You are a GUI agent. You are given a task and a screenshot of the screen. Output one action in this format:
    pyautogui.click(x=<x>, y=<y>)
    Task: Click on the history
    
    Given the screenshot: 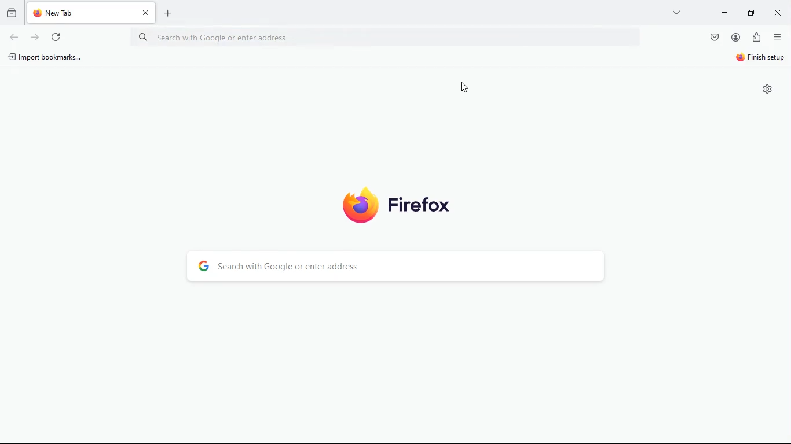 What is the action you would take?
    pyautogui.click(x=10, y=12)
    